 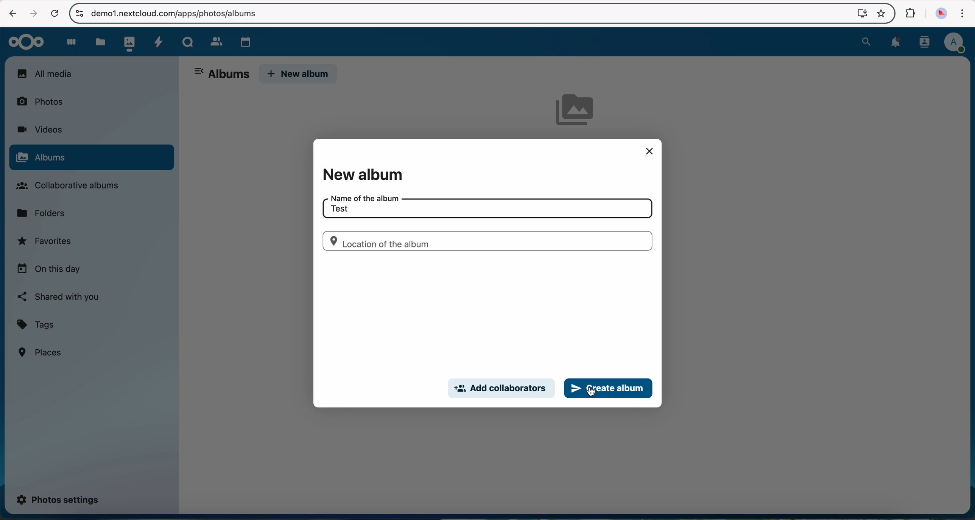 What do you see at coordinates (91, 158) in the screenshot?
I see `click on albums` at bounding box center [91, 158].